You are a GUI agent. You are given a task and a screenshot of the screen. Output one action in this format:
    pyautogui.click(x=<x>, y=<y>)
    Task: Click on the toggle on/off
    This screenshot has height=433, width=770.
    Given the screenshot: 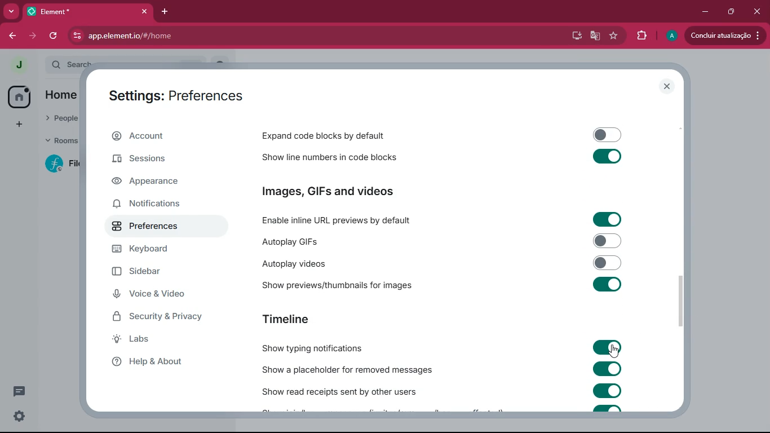 What is the action you would take?
    pyautogui.click(x=608, y=263)
    